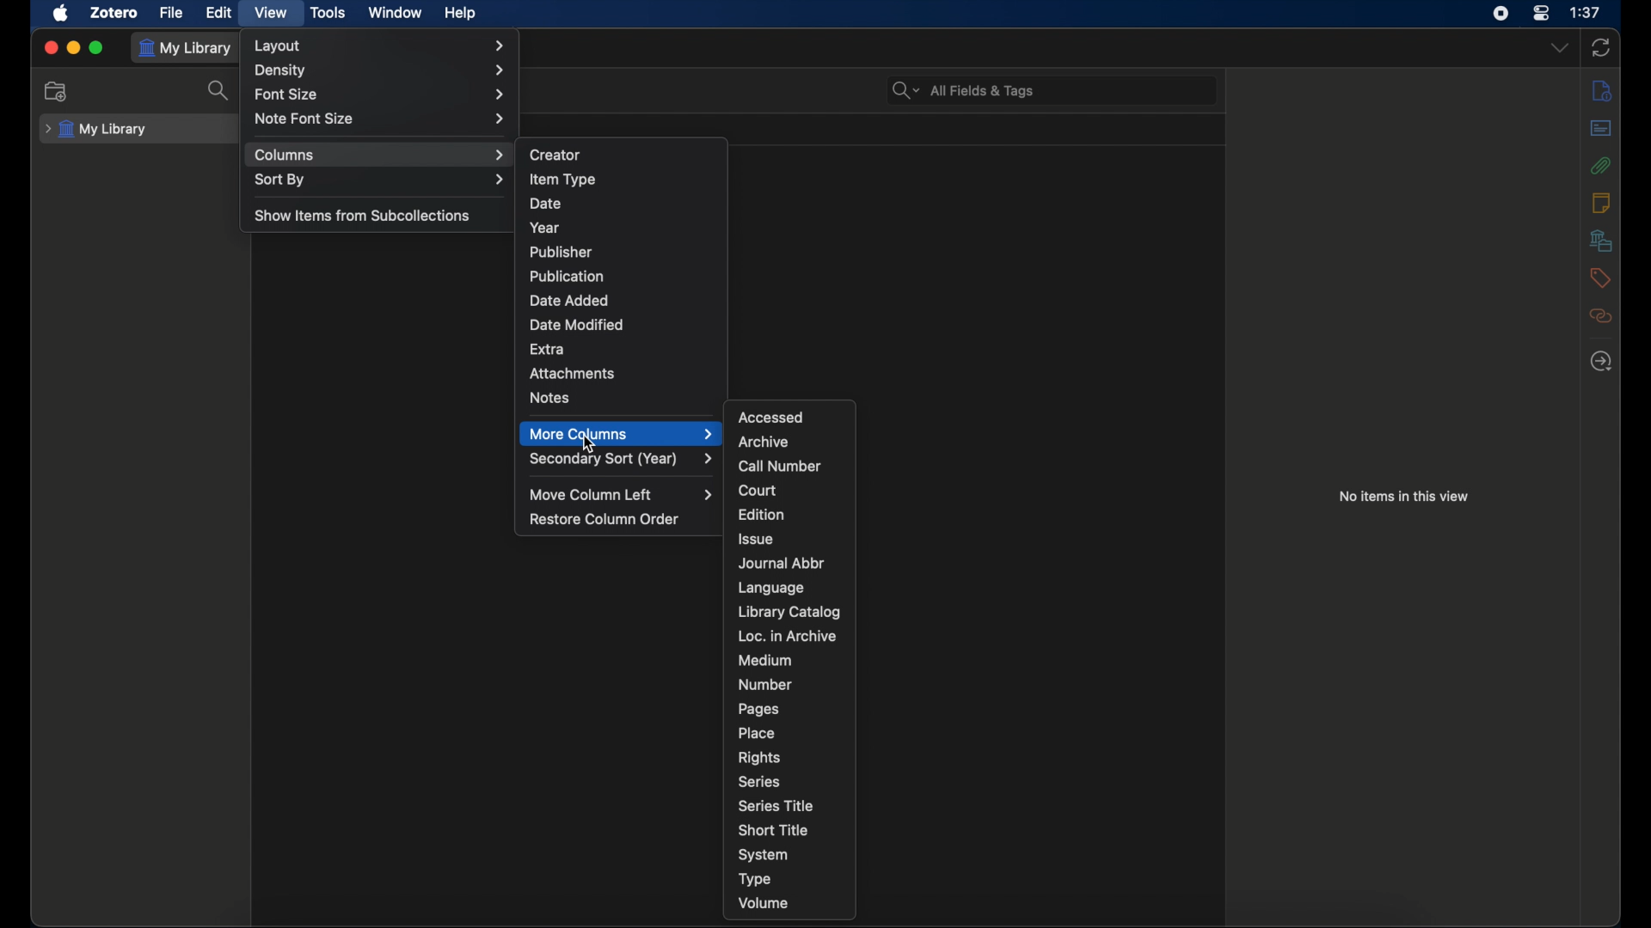  I want to click on call number, so click(778, 467).